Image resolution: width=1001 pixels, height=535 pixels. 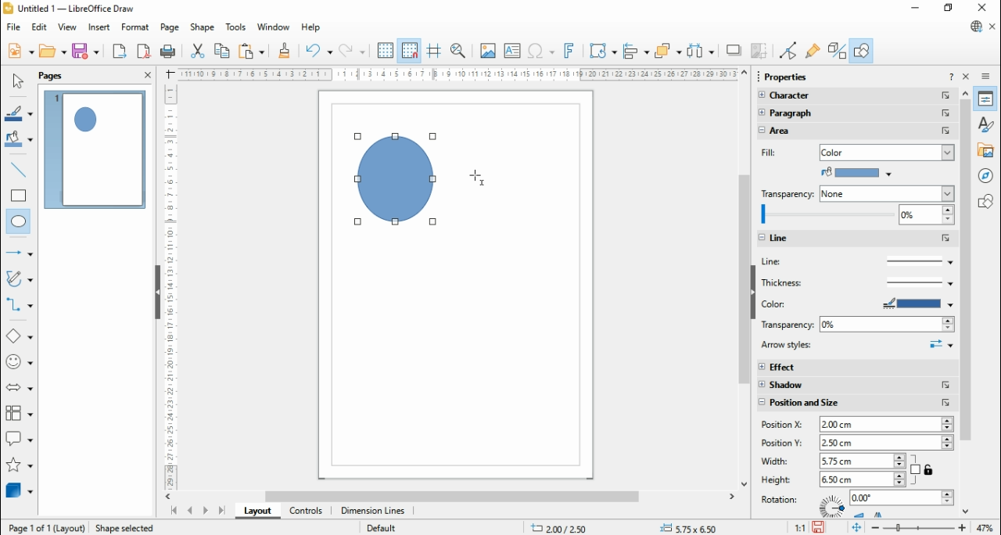 What do you see at coordinates (857, 239) in the screenshot?
I see `line` at bounding box center [857, 239].